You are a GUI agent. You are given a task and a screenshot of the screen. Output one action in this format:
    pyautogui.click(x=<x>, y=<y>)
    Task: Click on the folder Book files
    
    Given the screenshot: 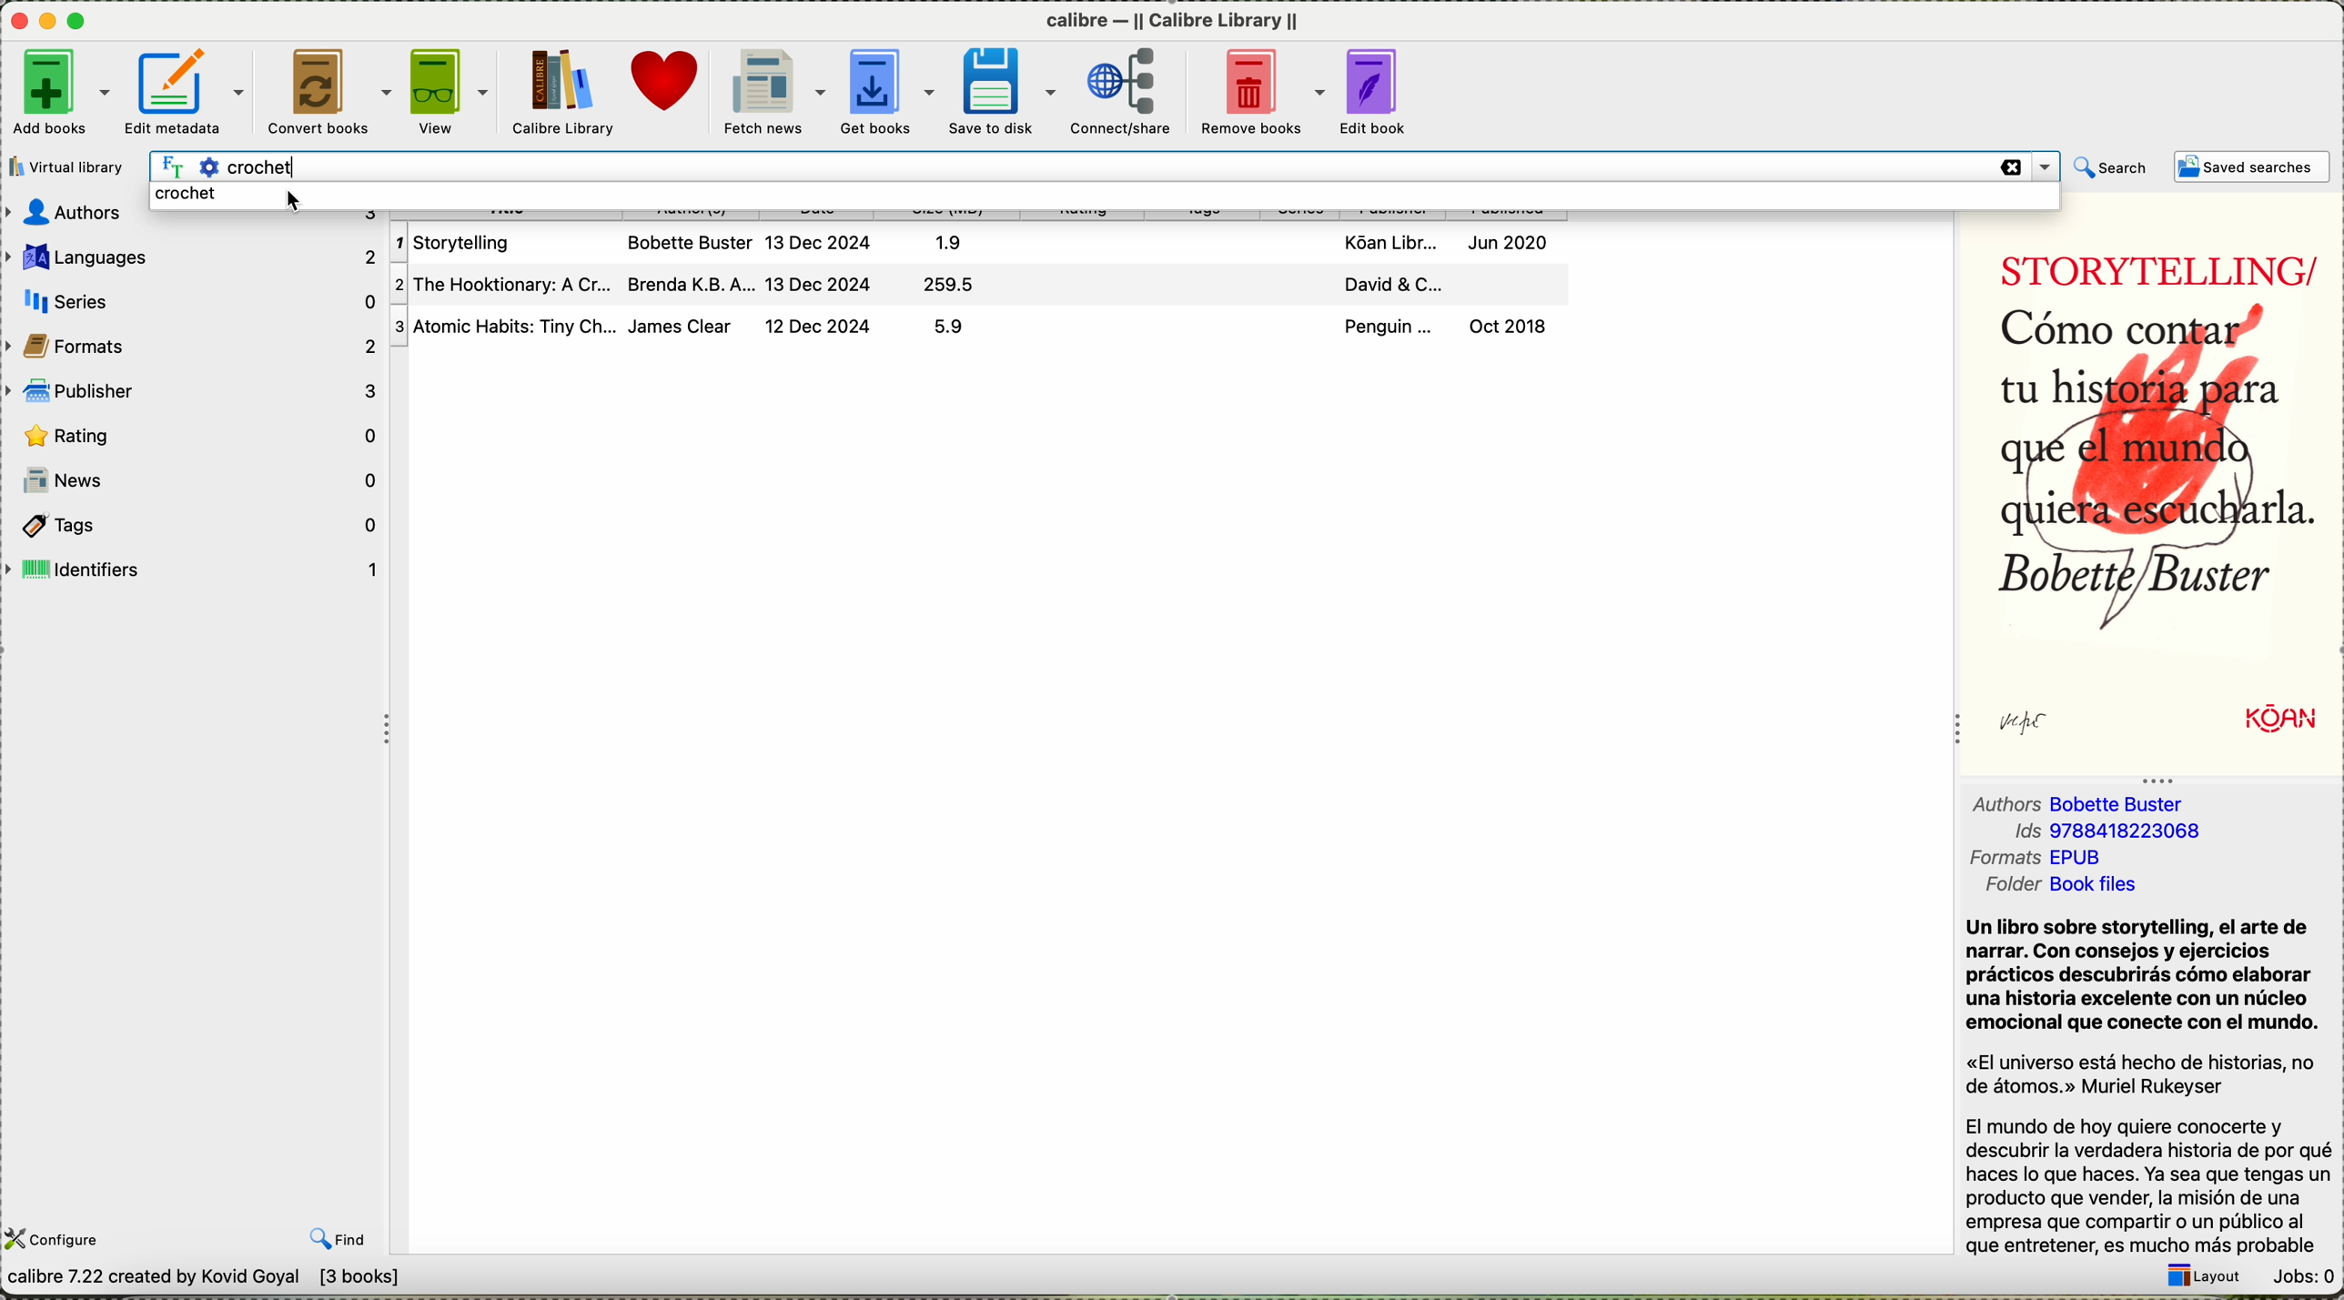 What is the action you would take?
    pyautogui.click(x=2007, y=888)
    